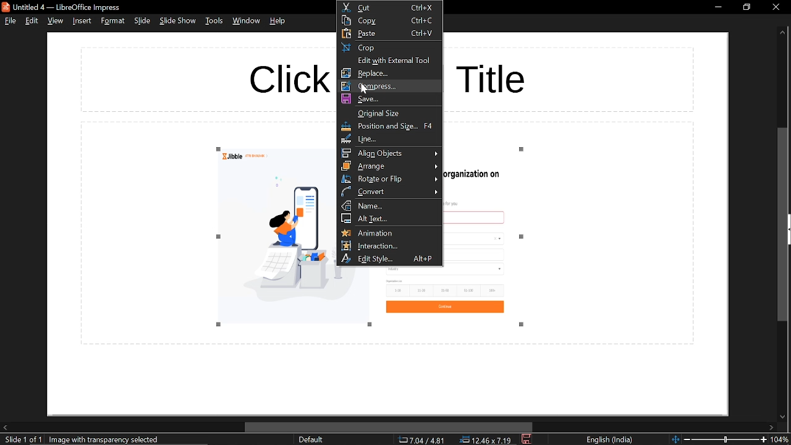 The image size is (791, 445). What do you see at coordinates (424, 32) in the screenshot?
I see `ctrl+V` at bounding box center [424, 32].